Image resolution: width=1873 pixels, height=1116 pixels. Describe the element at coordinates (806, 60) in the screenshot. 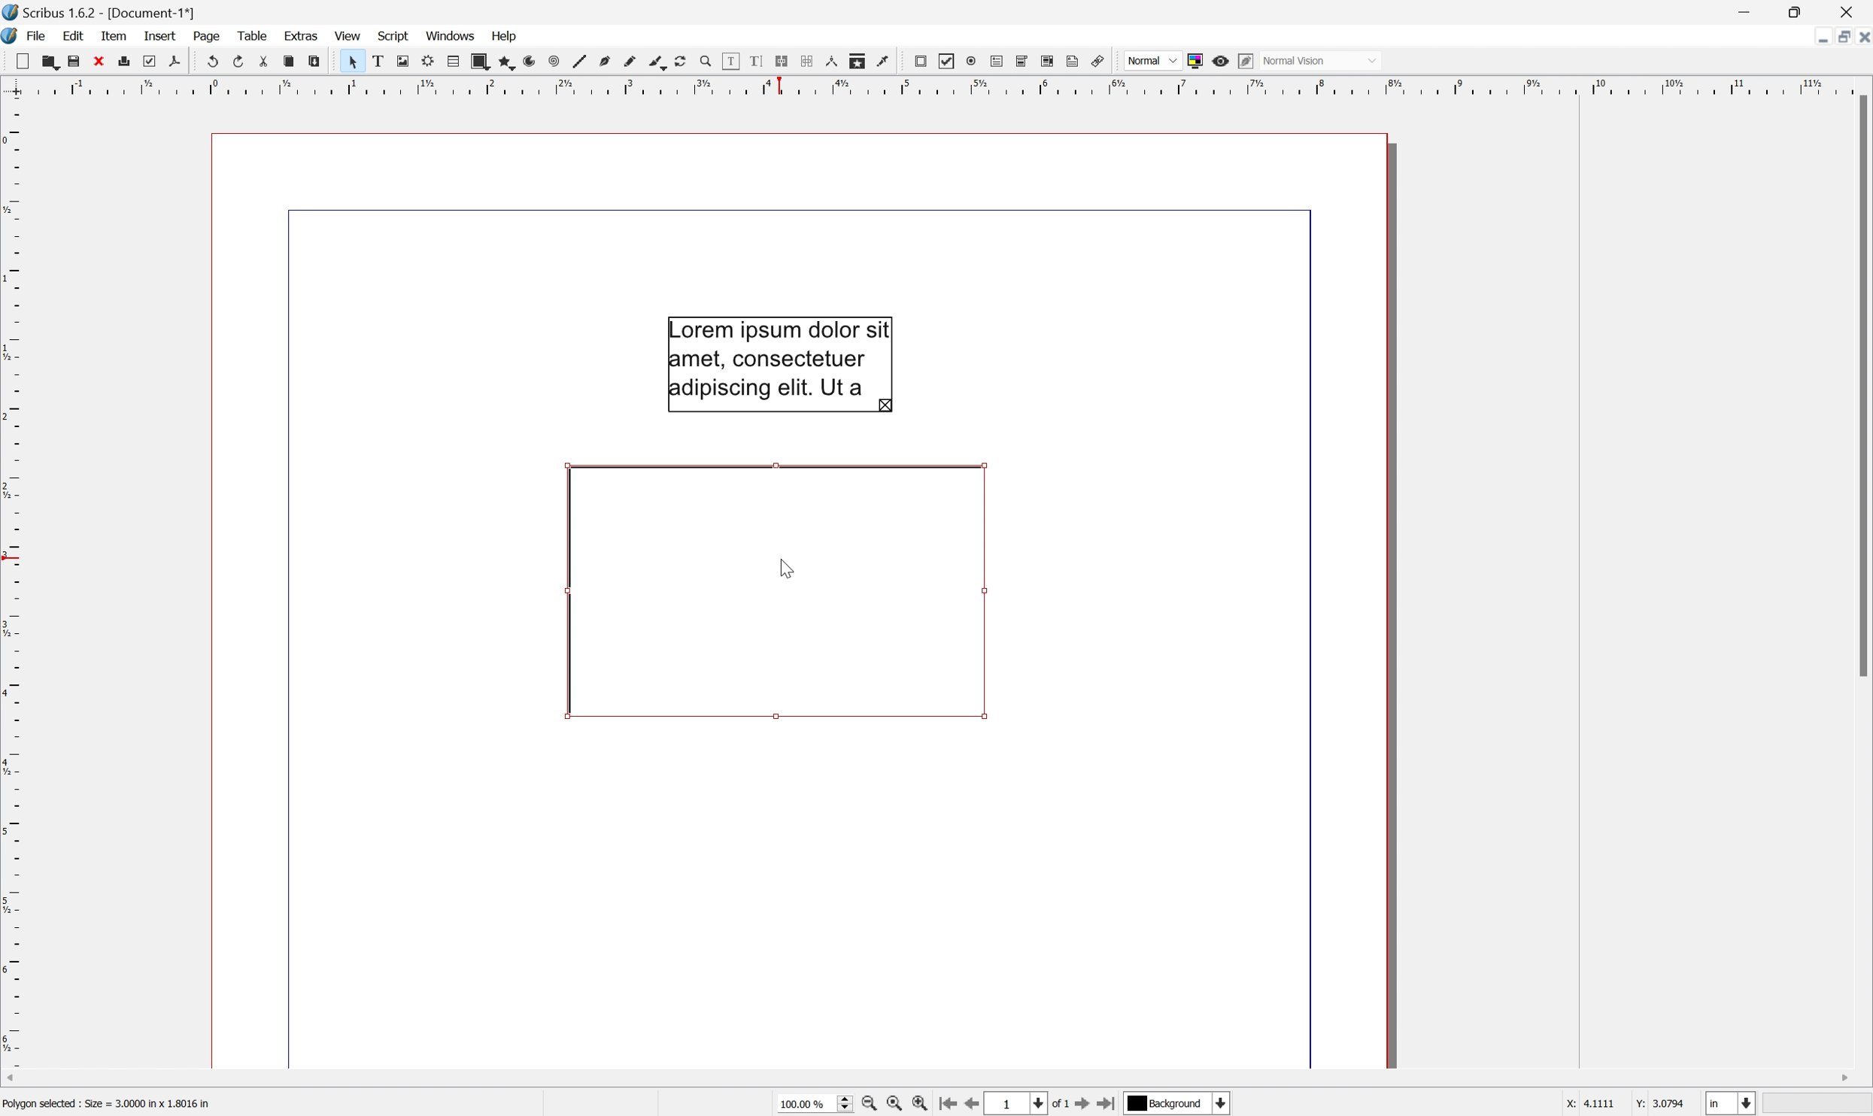

I see `Unlink text frames` at that location.